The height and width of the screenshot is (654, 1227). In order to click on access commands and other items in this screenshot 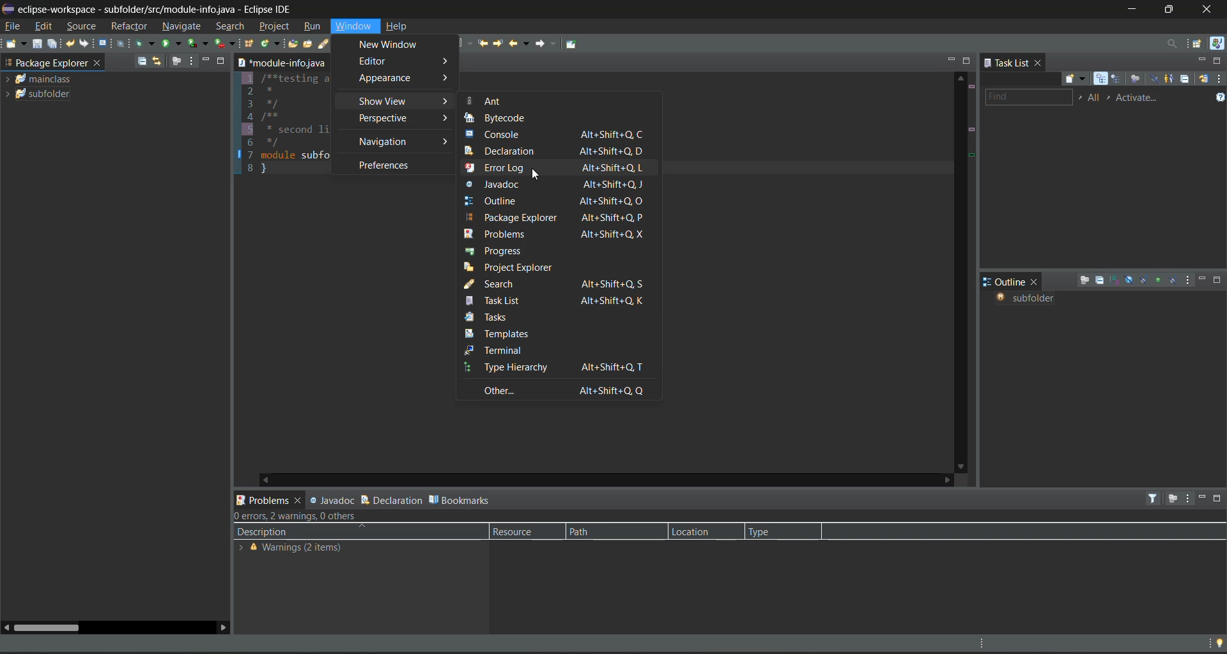, I will do `click(1172, 44)`.